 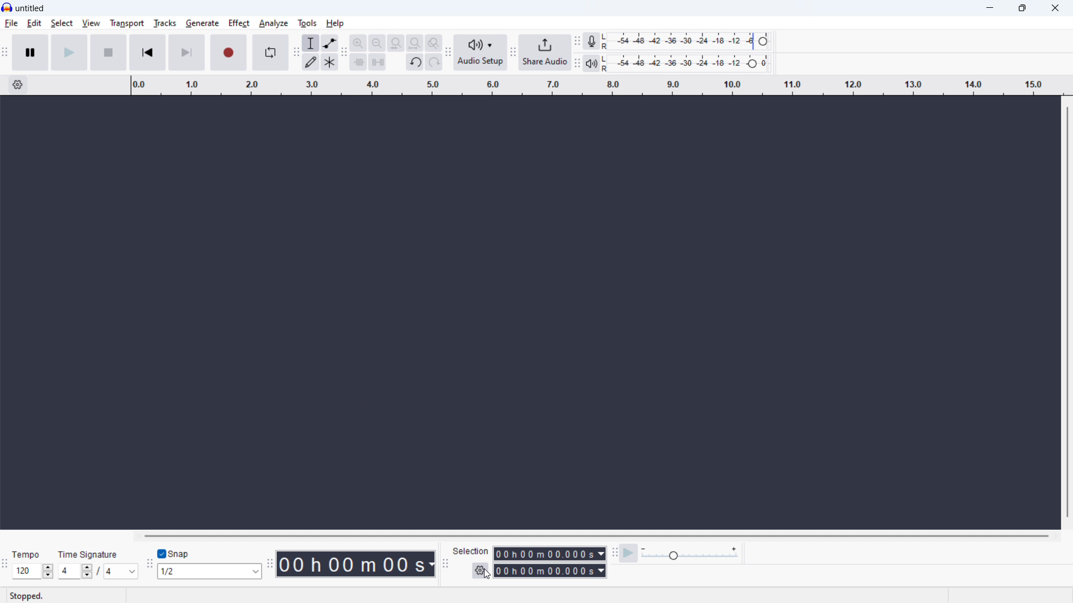 What do you see at coordinates (686, 64) in the screenshot?
I see `playback level` at bounding box center [686, 64].